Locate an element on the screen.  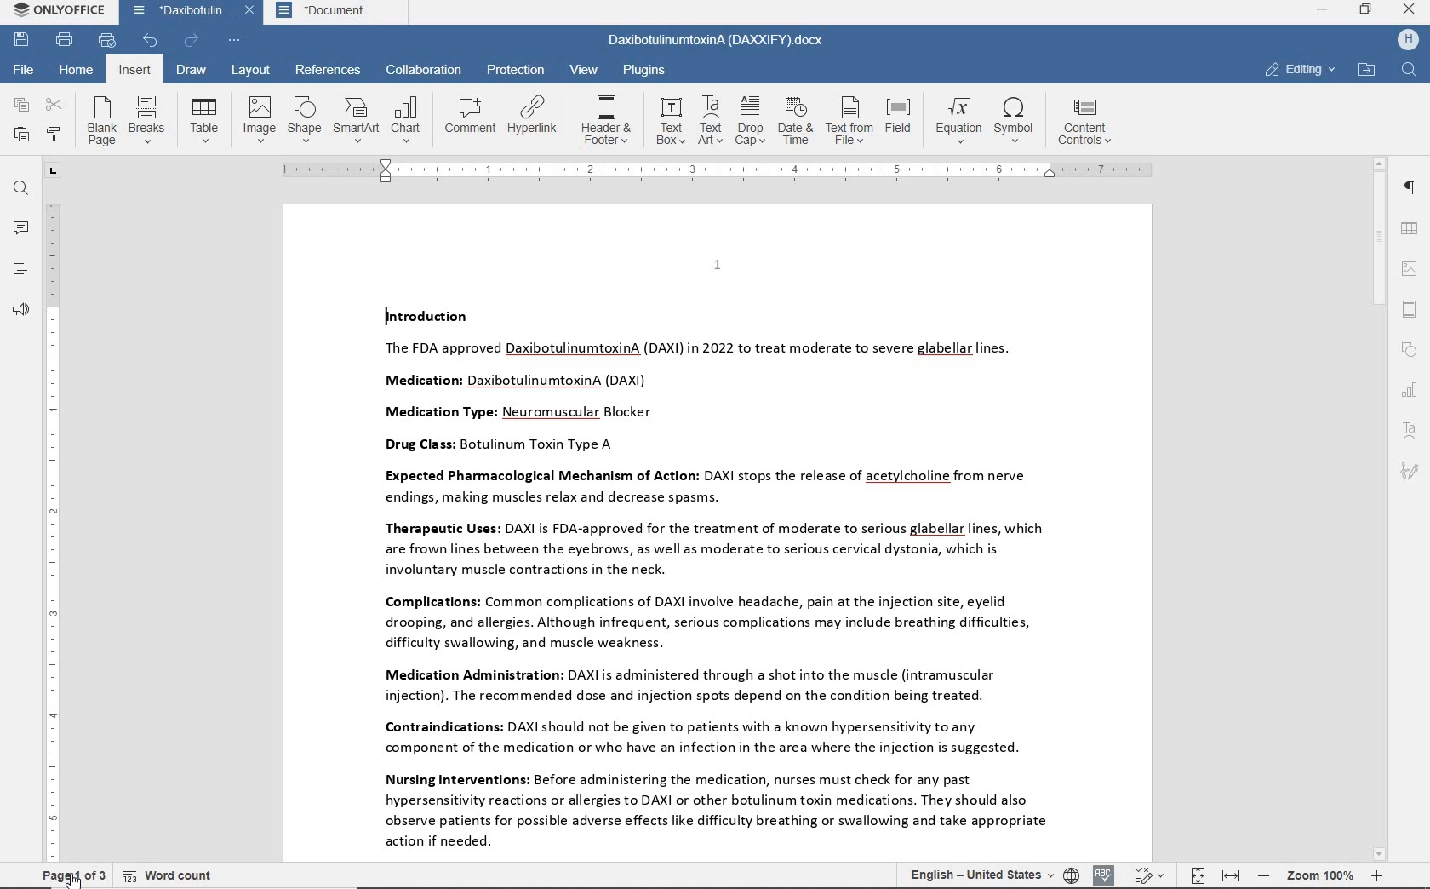
scroll down is located at coordinates (1380, 855).